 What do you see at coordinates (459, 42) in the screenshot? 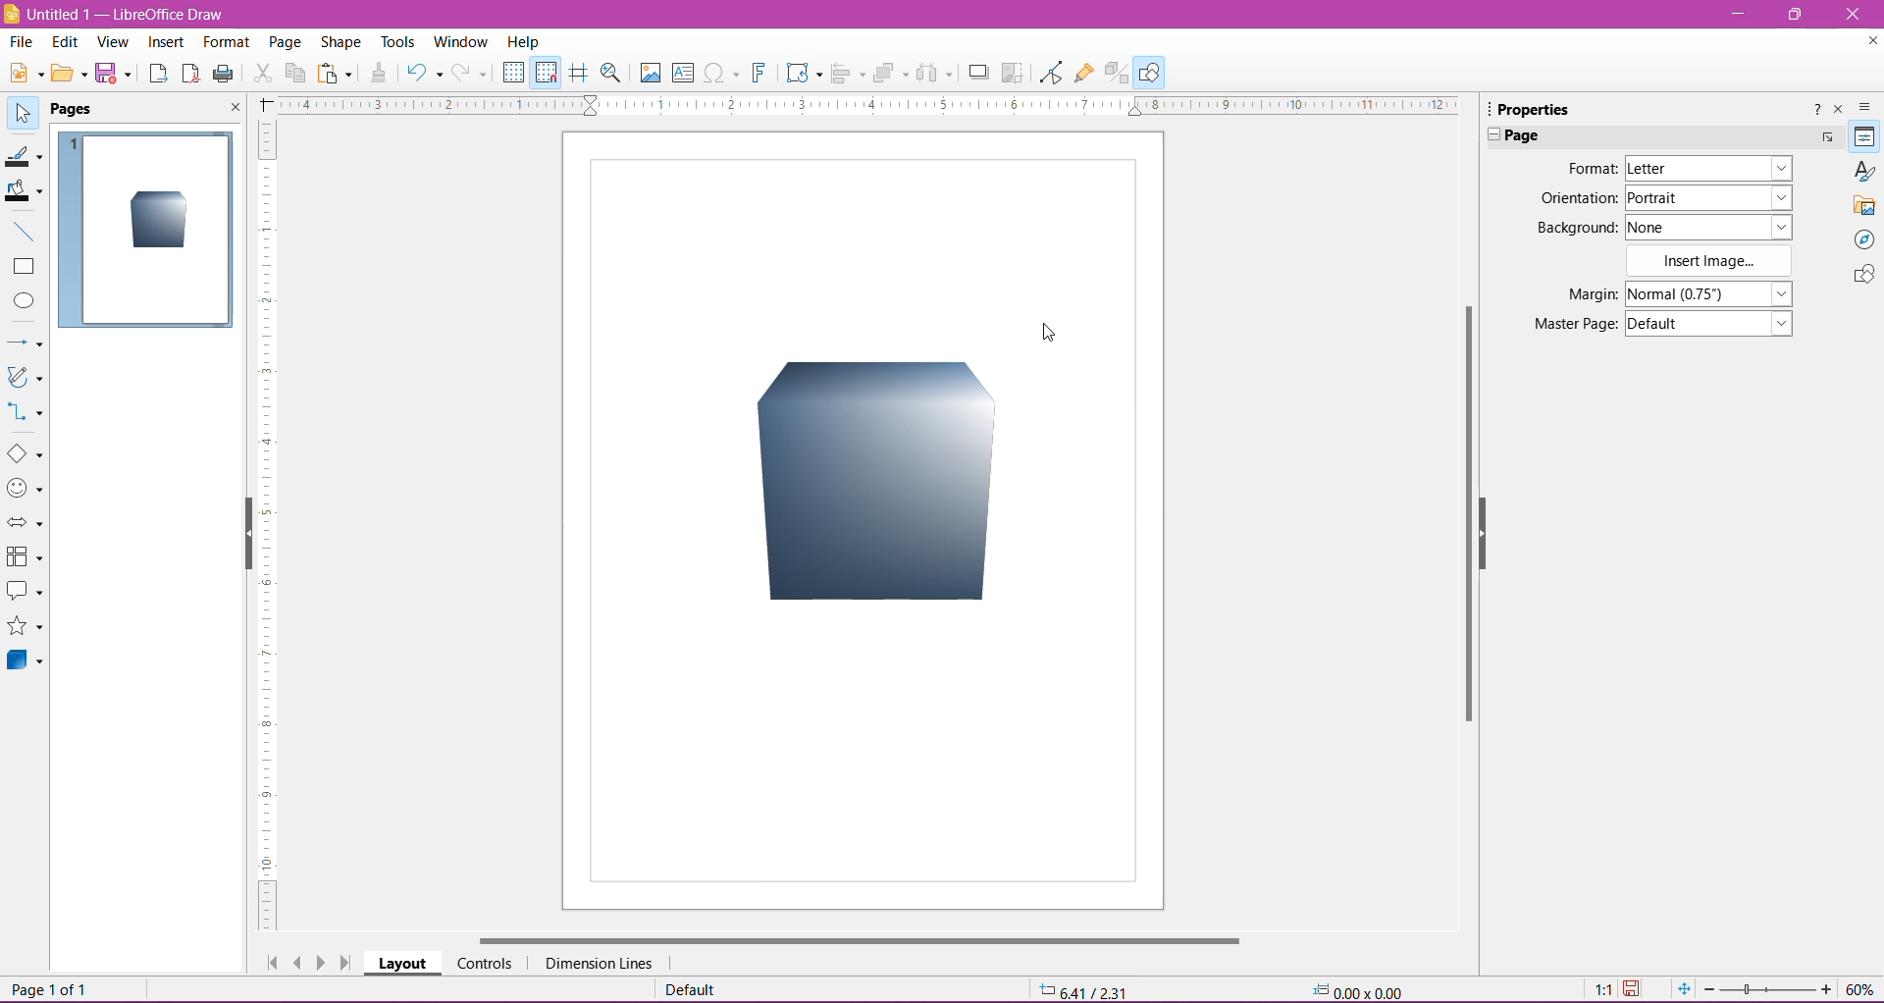
I see `Window` at bounding box center [459, 42].